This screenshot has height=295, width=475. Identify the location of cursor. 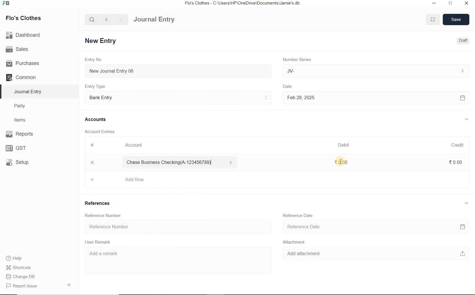
(342, 162).